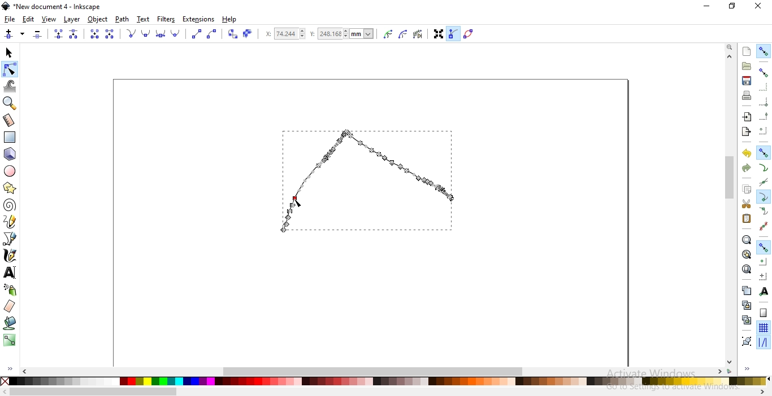  I want to click on cursor, so click(299, 203).